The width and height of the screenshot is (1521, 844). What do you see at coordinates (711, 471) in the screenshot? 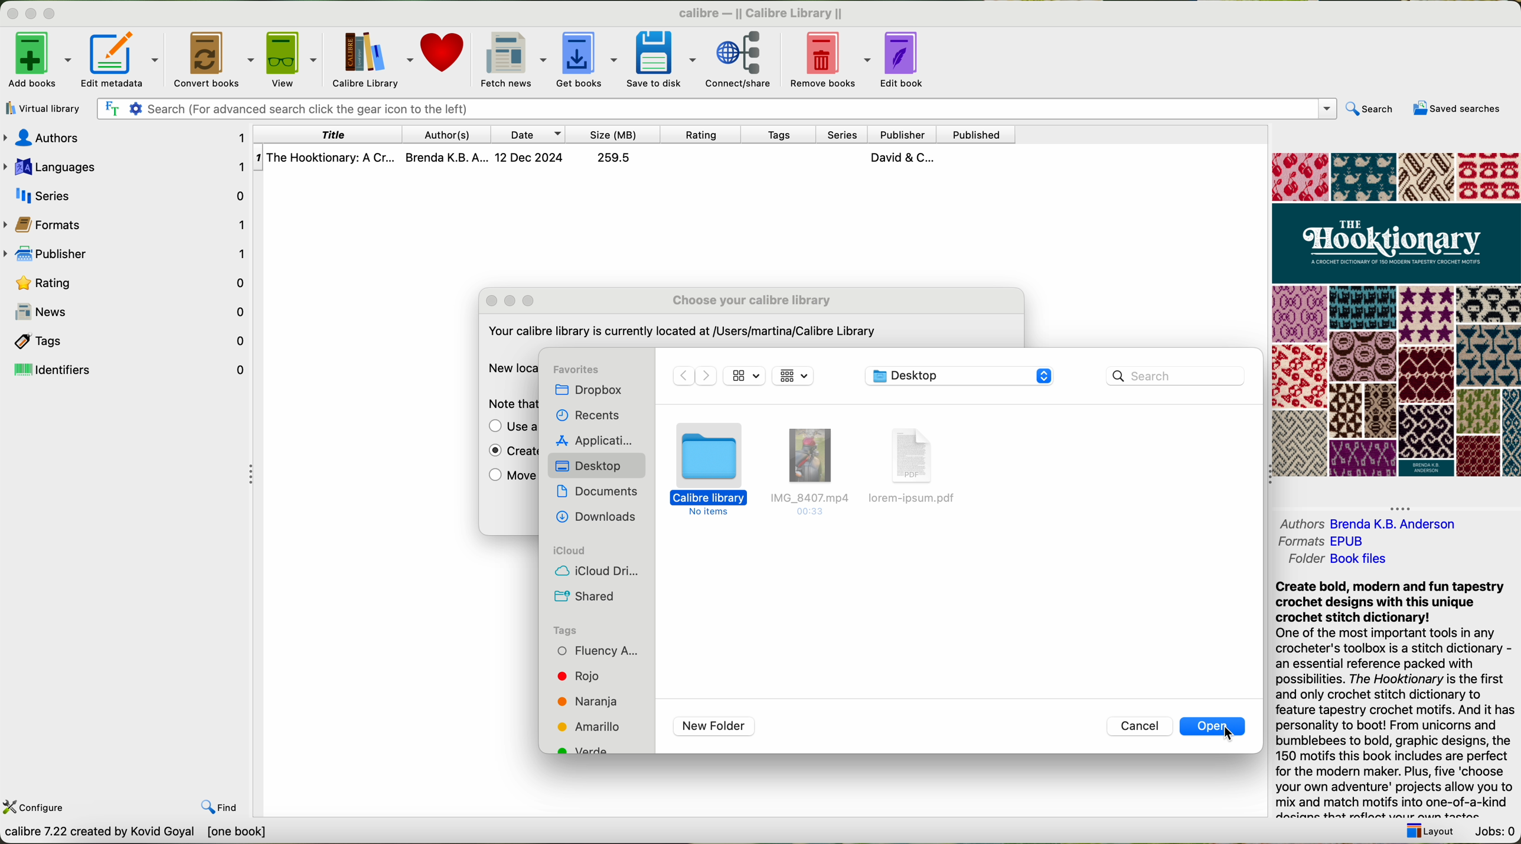
I see `folder selected` at bounding box center [711, 471].